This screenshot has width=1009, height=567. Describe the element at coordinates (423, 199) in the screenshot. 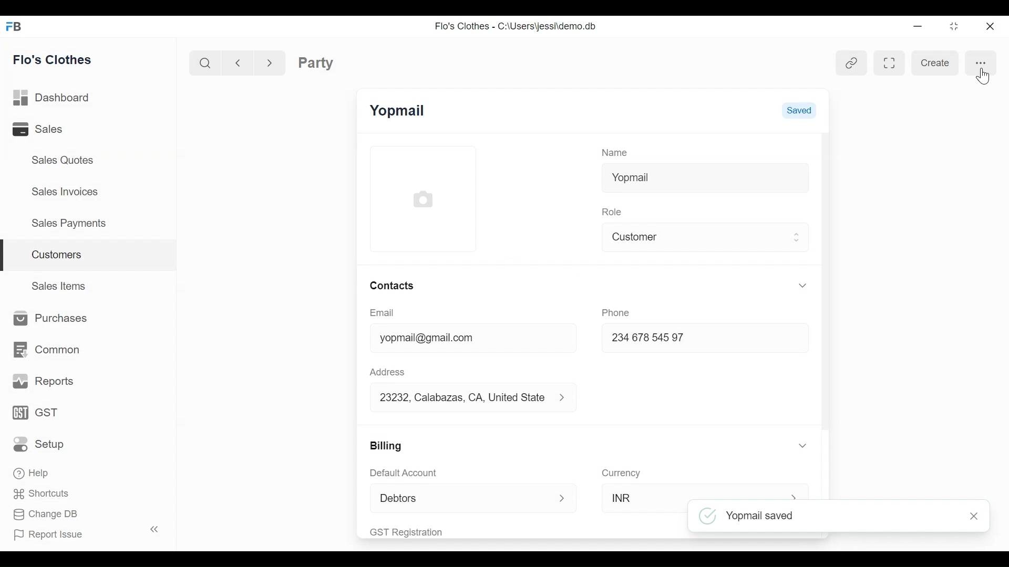

I see `Profile Picture` at that location.